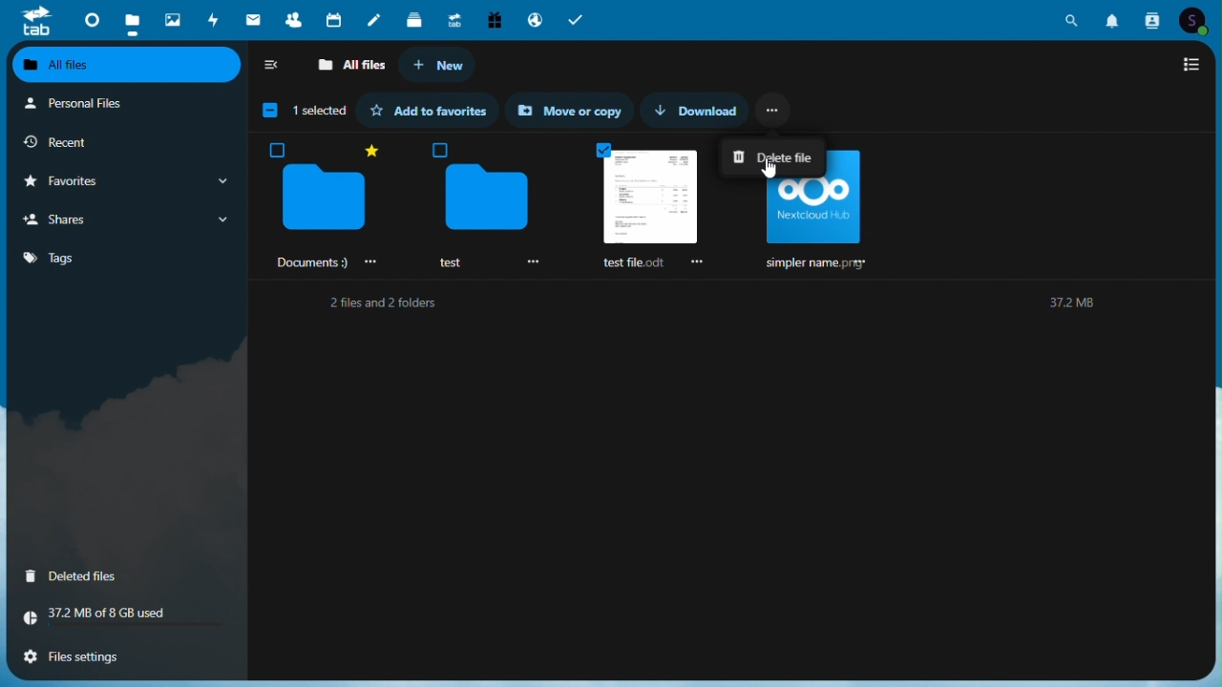 The width and height of the screenshot is (1222, 687). What do you see at coordinates (90, 20) in the screenshot?
I see `Dashboard` at bounding box center [90, 20].